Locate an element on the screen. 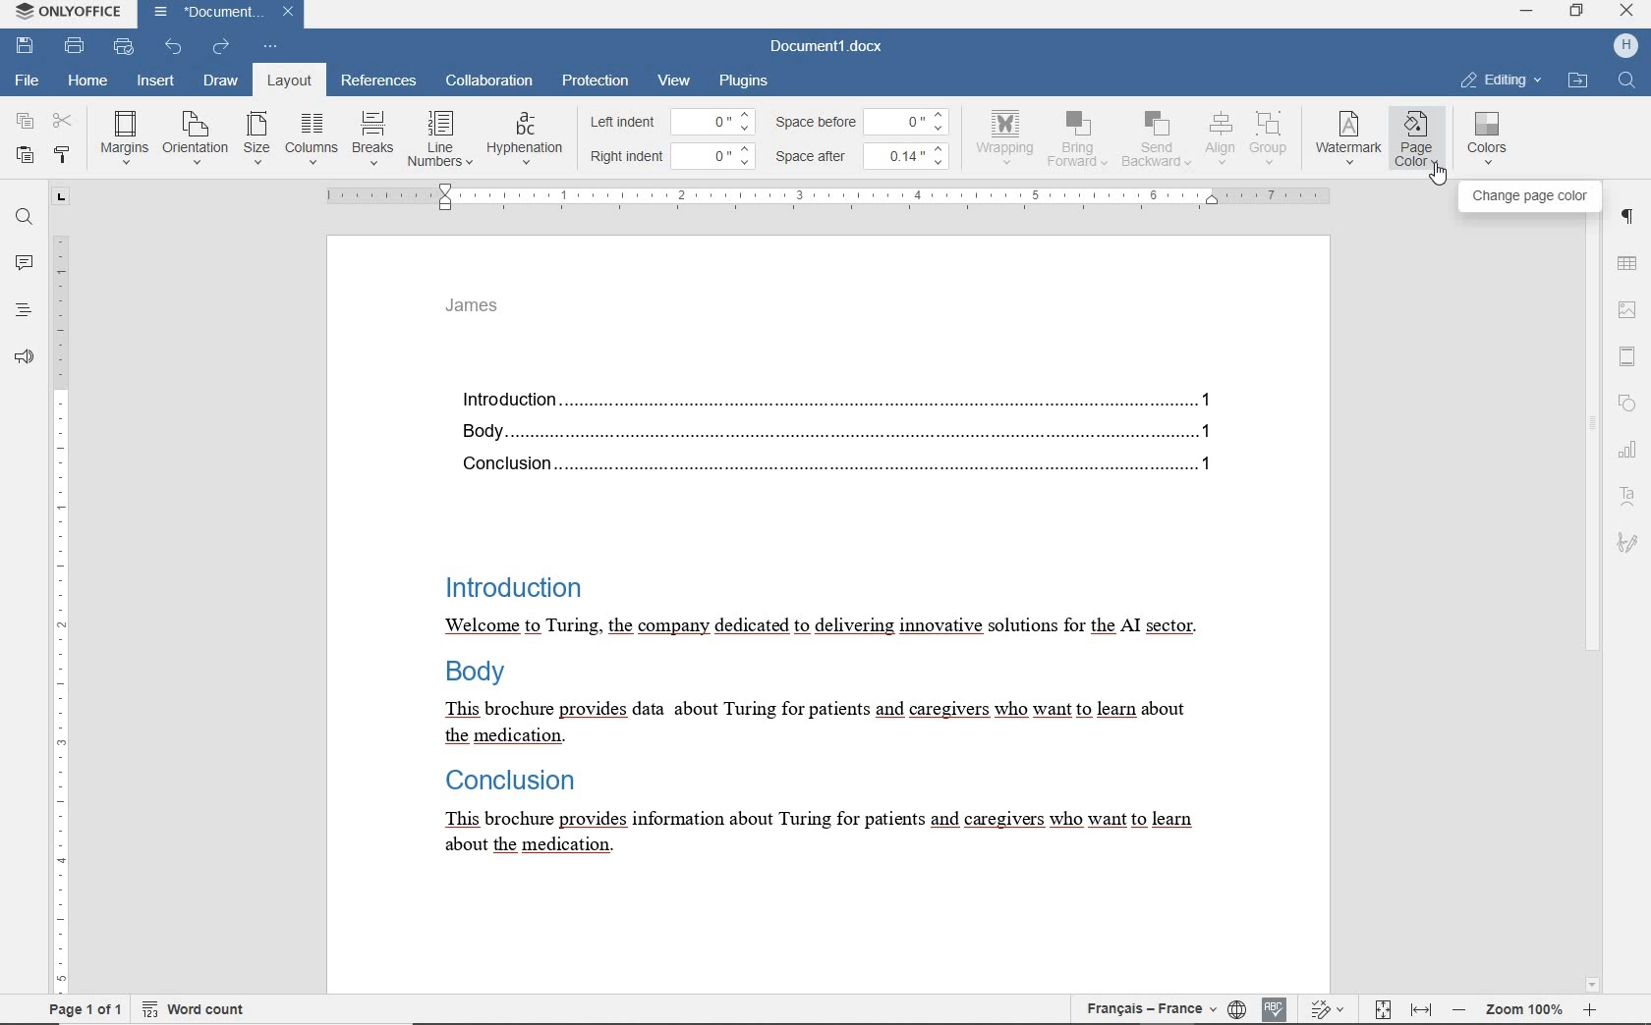  document name is located at coordinates (207, 15).